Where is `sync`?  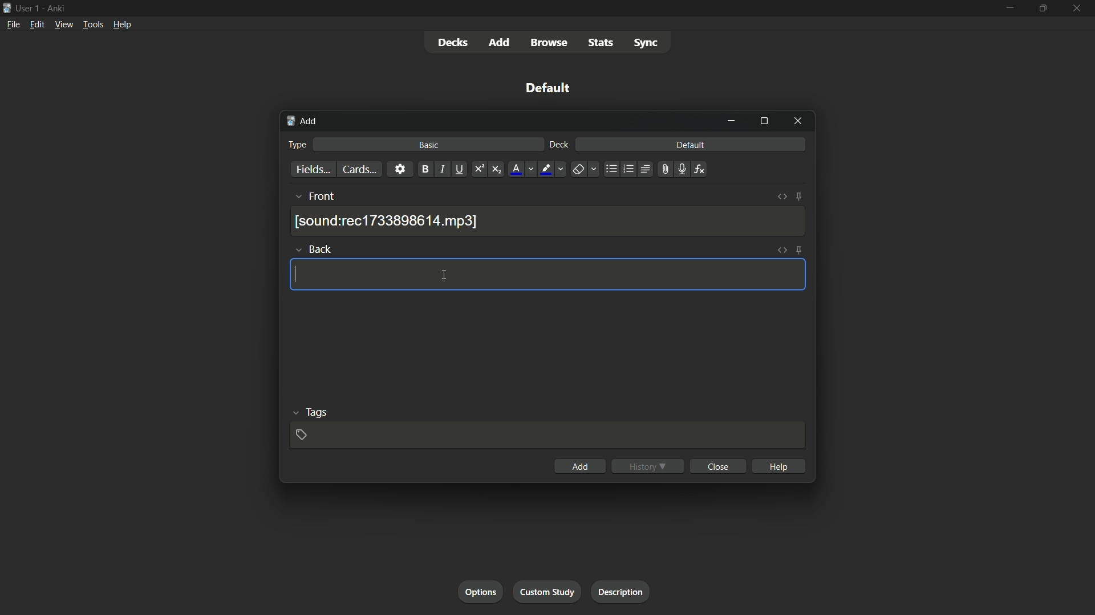
sync is located at coordinates (646, 44).